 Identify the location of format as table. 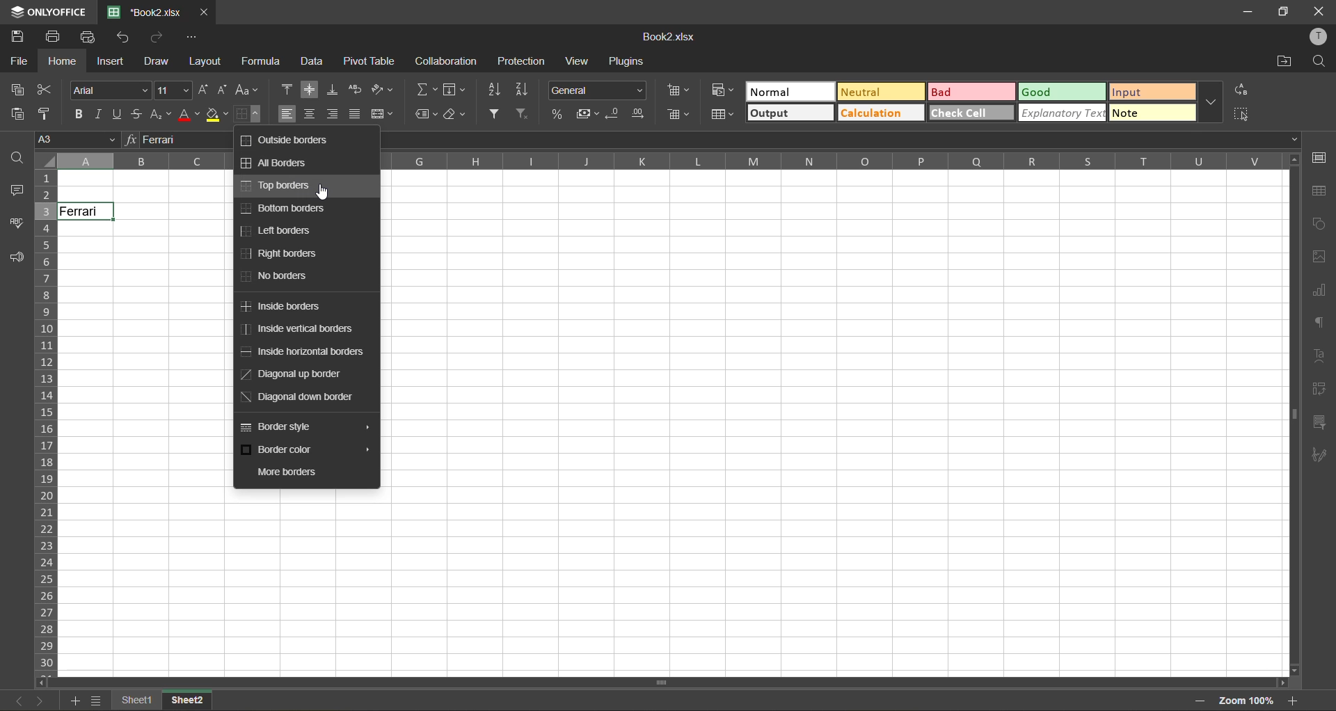
(724, 115).